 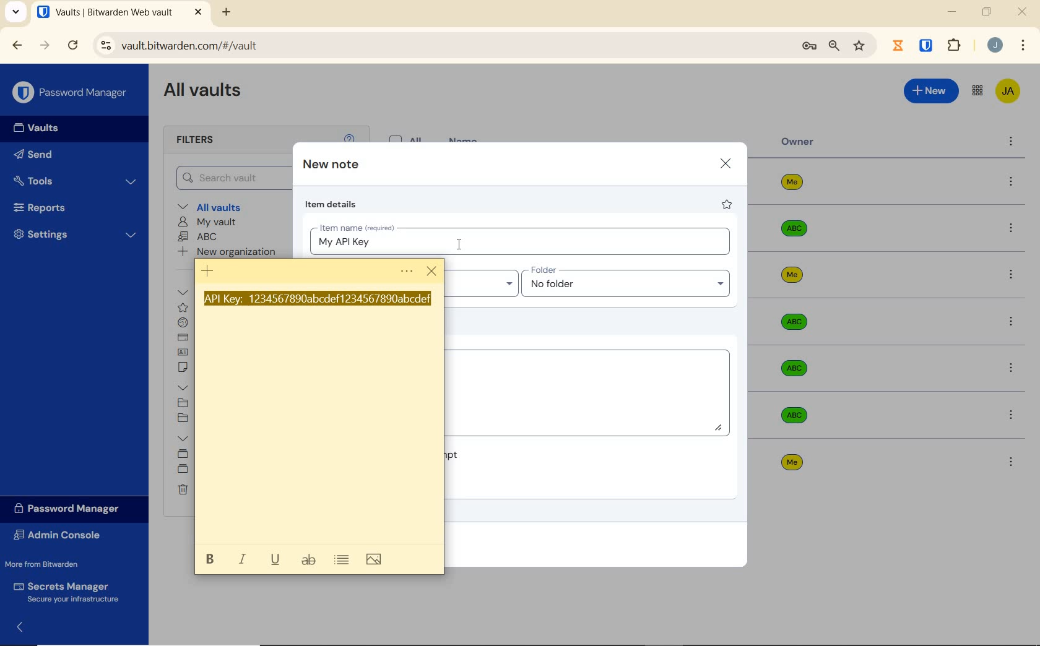 What do you see at coordinates (1007, 90) in the screenshot?
I see `Bitwarden Account` at bounding box center [1007, 90].